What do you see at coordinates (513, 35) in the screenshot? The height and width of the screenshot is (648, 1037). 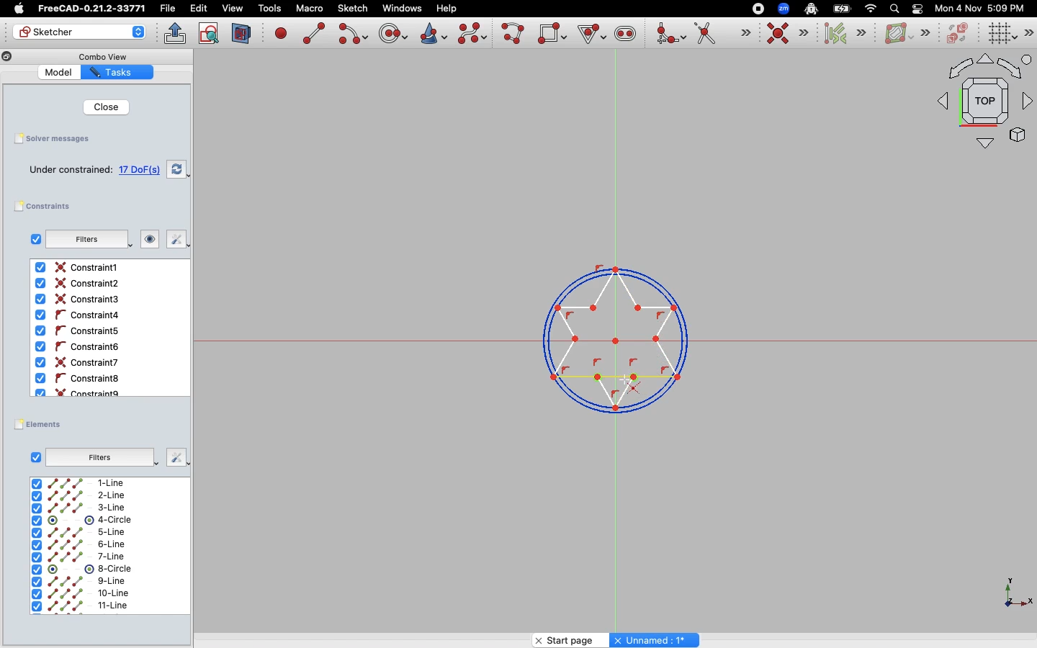 I see `Create poly line` at bounding box center [513, 35].